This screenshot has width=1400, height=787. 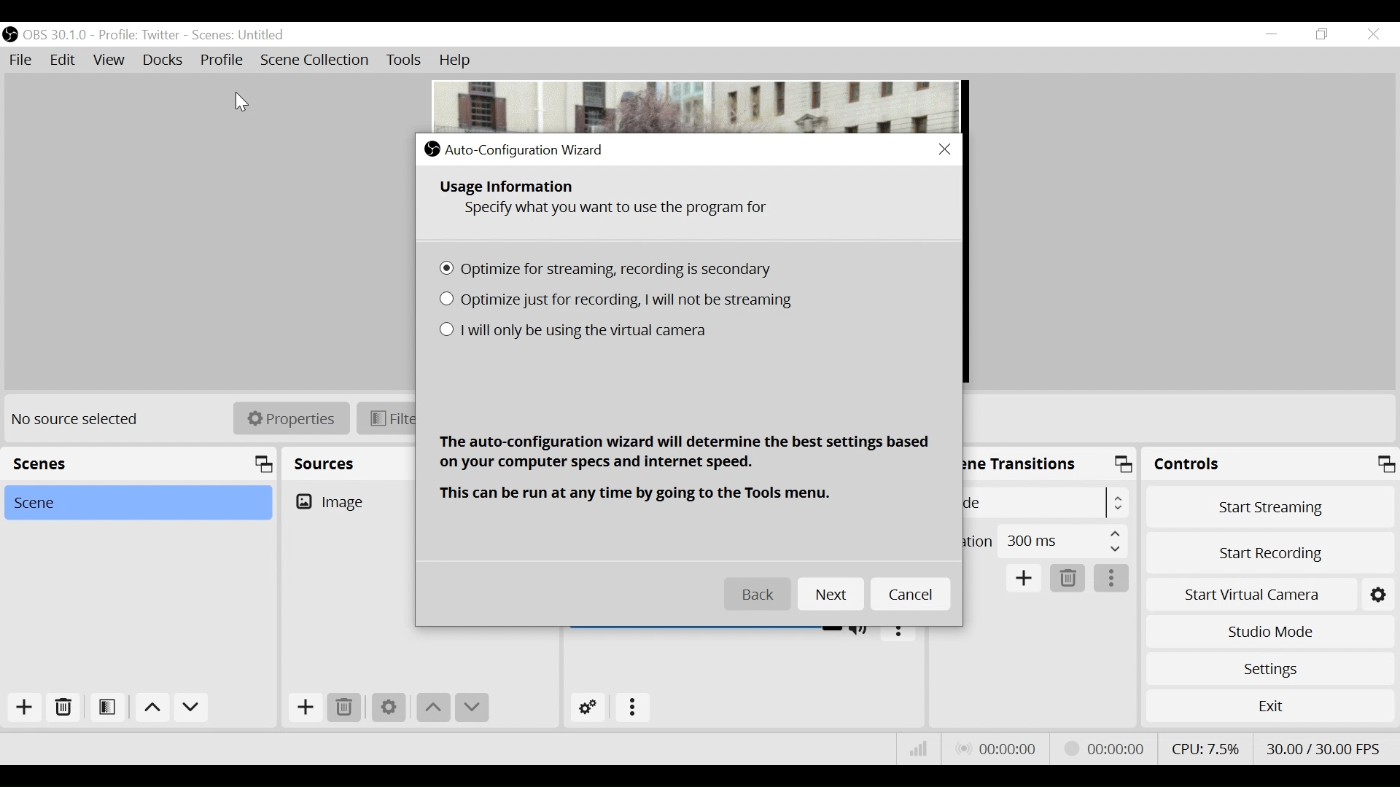 What do you see at coordinates (1270, 506) in the screenshot?
I see `Start Streaming` at bounding box center [1270, 506].